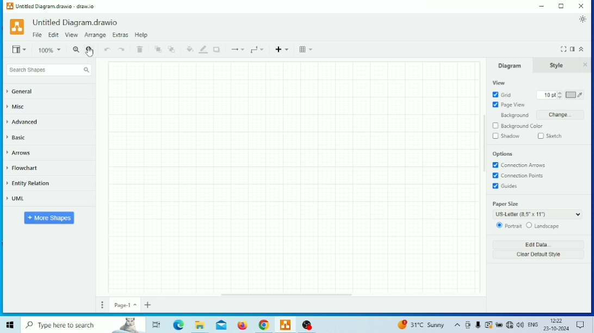 The height and width of the screenshot is (333, 594). Describe the element at coordinates (518, 165) in the screenshot. I see `Connection Arrows` at that location.